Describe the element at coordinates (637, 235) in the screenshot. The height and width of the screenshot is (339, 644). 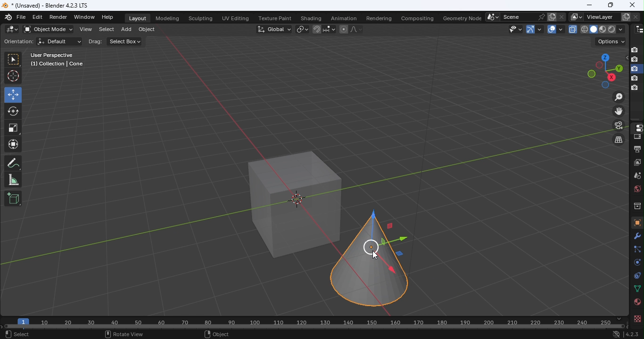
I see `Modifiers` at that location.